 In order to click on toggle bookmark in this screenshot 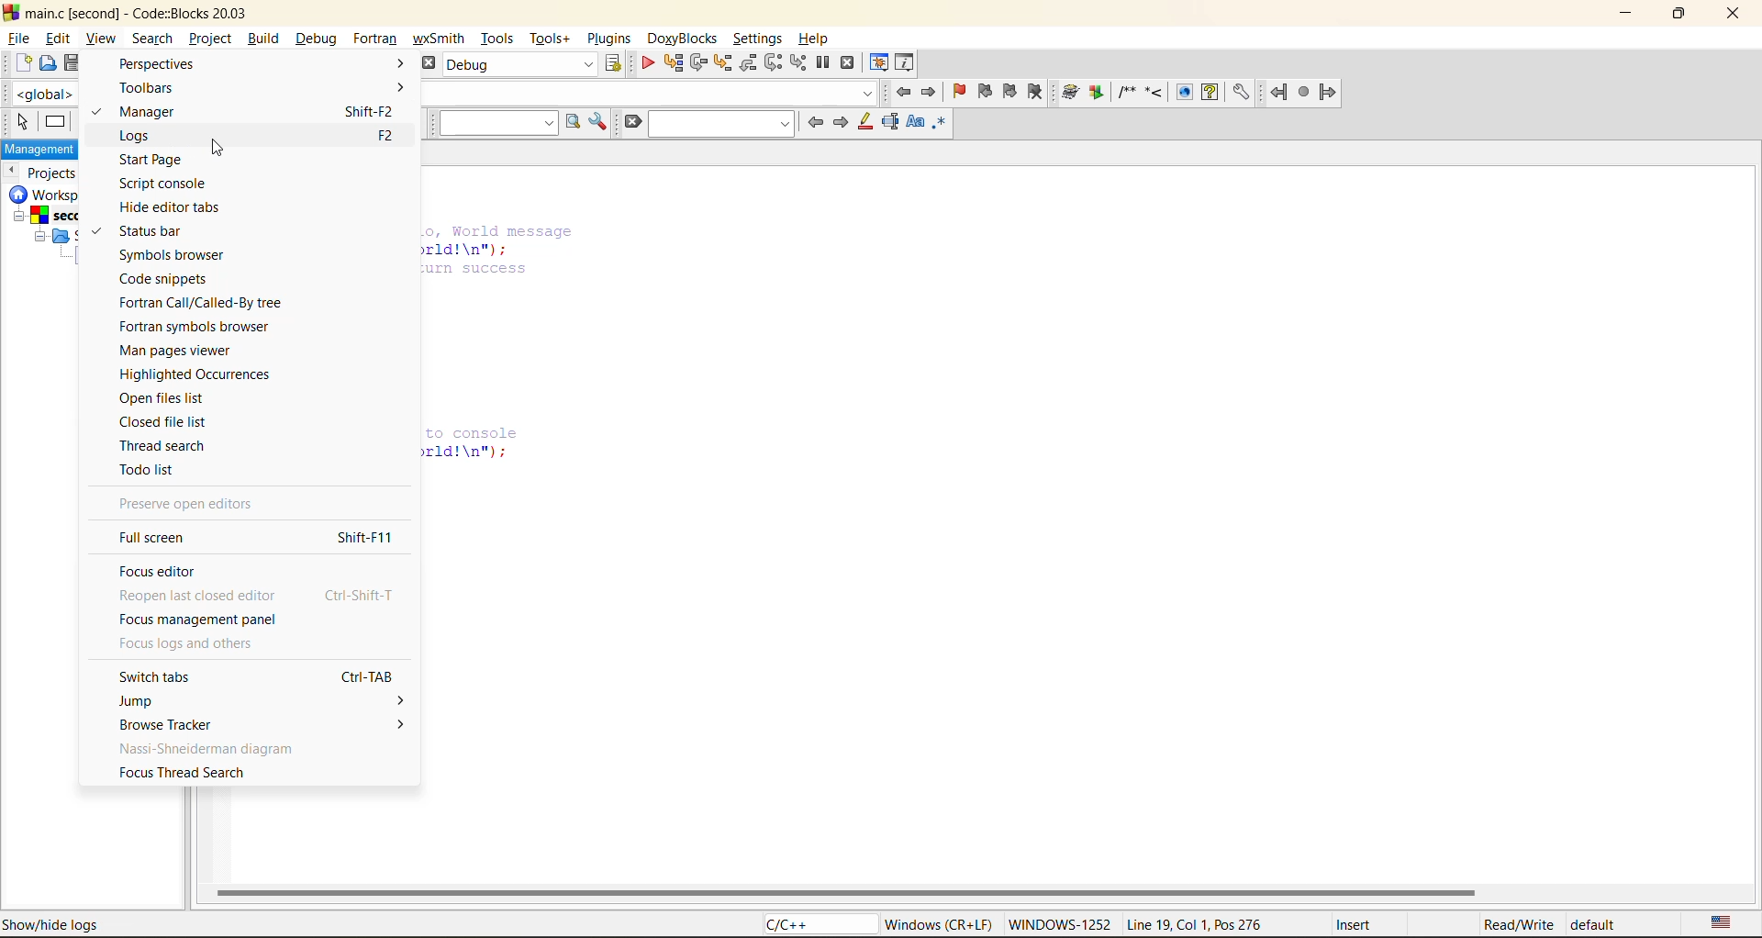, I will do `click(959, 94)`.